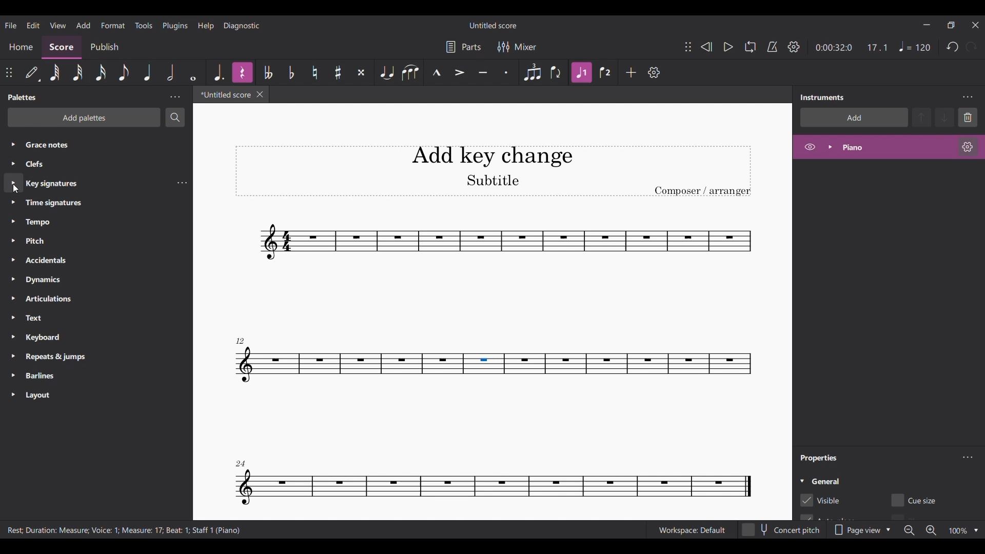 The width and height of the screenshot is (985, 554). Describe the element at coordinates (931, 530) in the screenshot. I see `Zoom in` at that location.